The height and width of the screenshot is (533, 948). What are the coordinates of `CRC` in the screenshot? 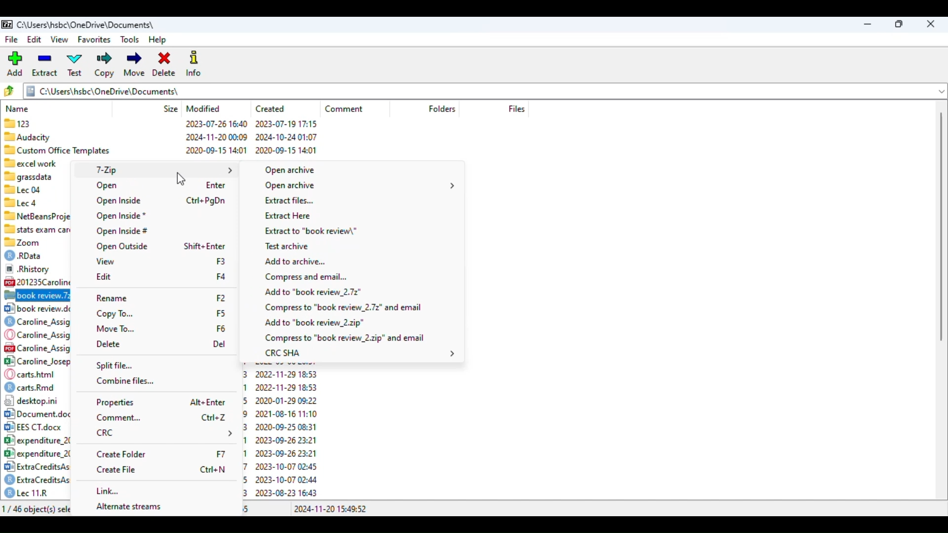 It's located at (165, 432).